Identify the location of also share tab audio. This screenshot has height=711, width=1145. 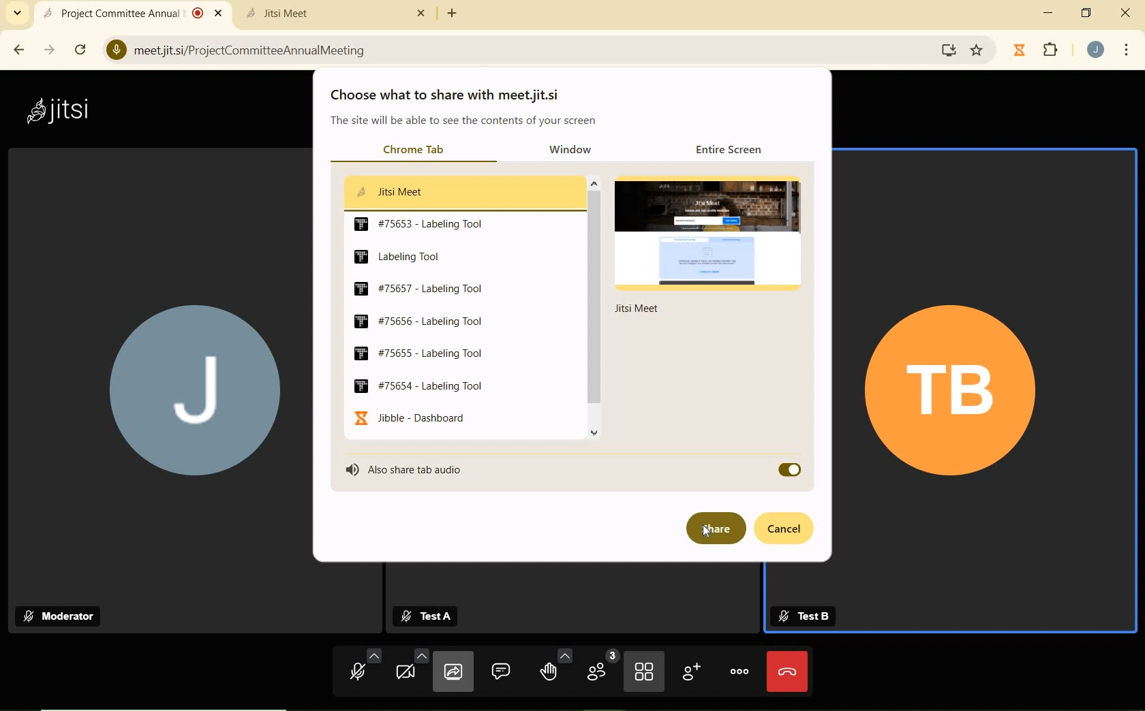
(410, 469).